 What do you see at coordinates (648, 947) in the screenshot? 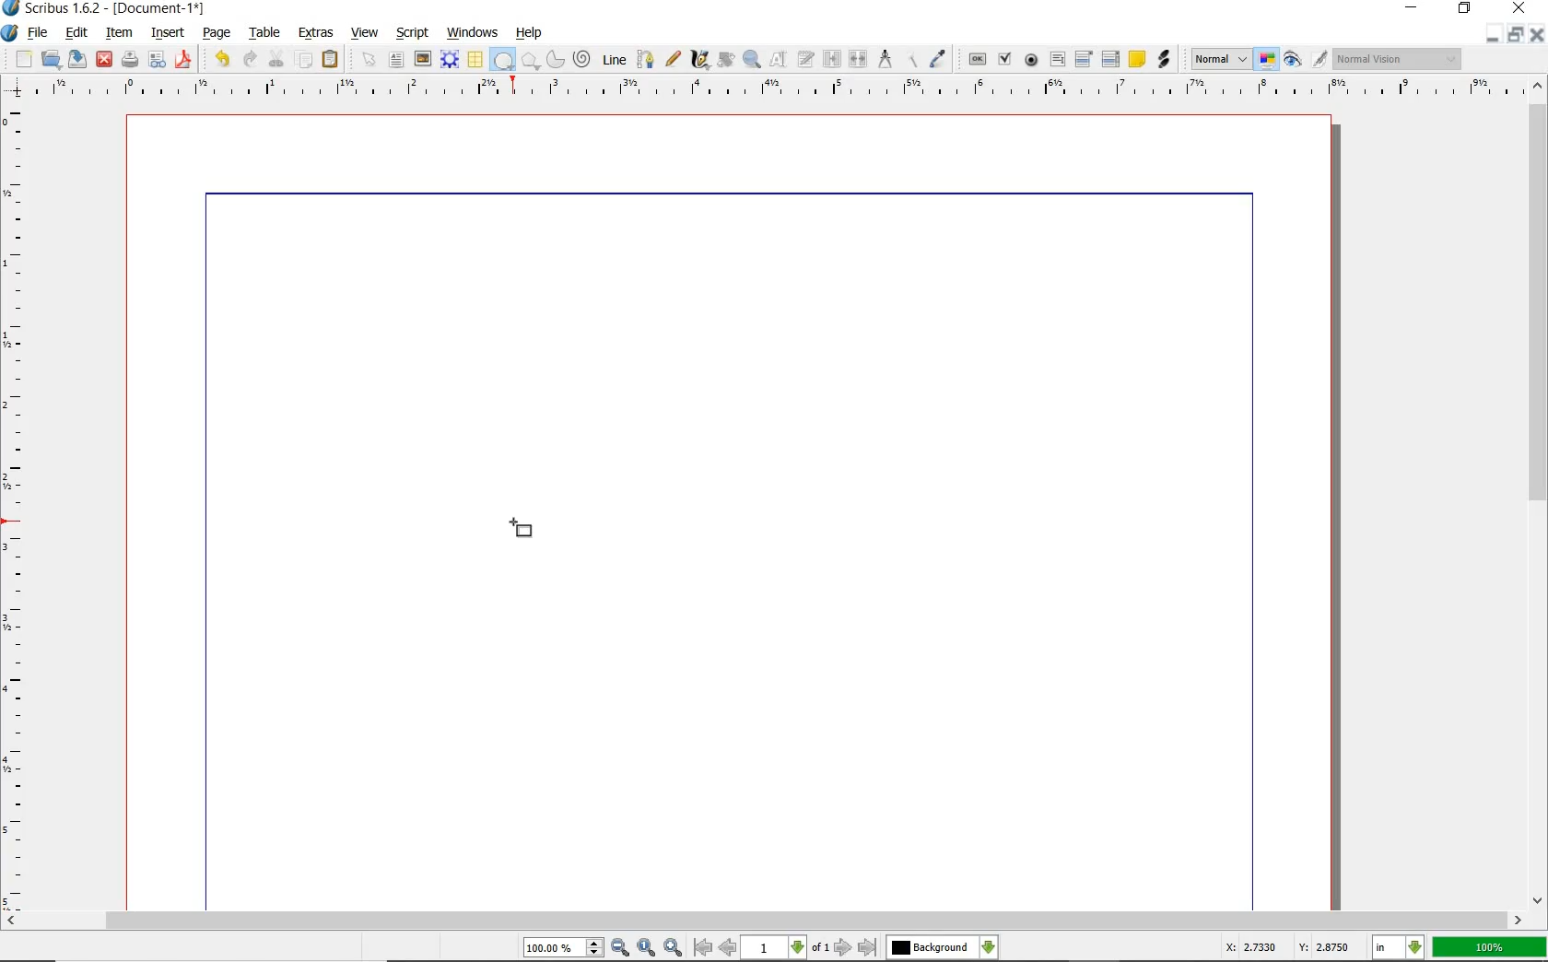
I see `zoom to` at bounding box center [648, 947].